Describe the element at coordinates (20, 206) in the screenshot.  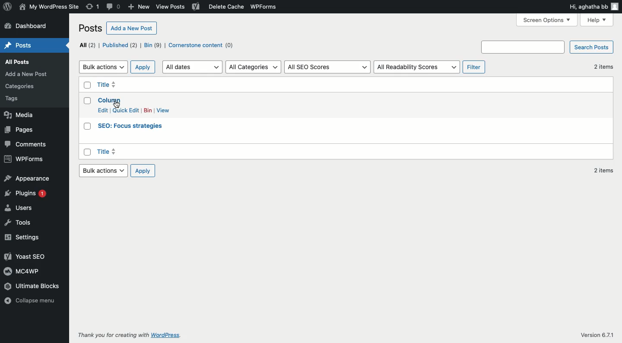
I see `Users` at that location.